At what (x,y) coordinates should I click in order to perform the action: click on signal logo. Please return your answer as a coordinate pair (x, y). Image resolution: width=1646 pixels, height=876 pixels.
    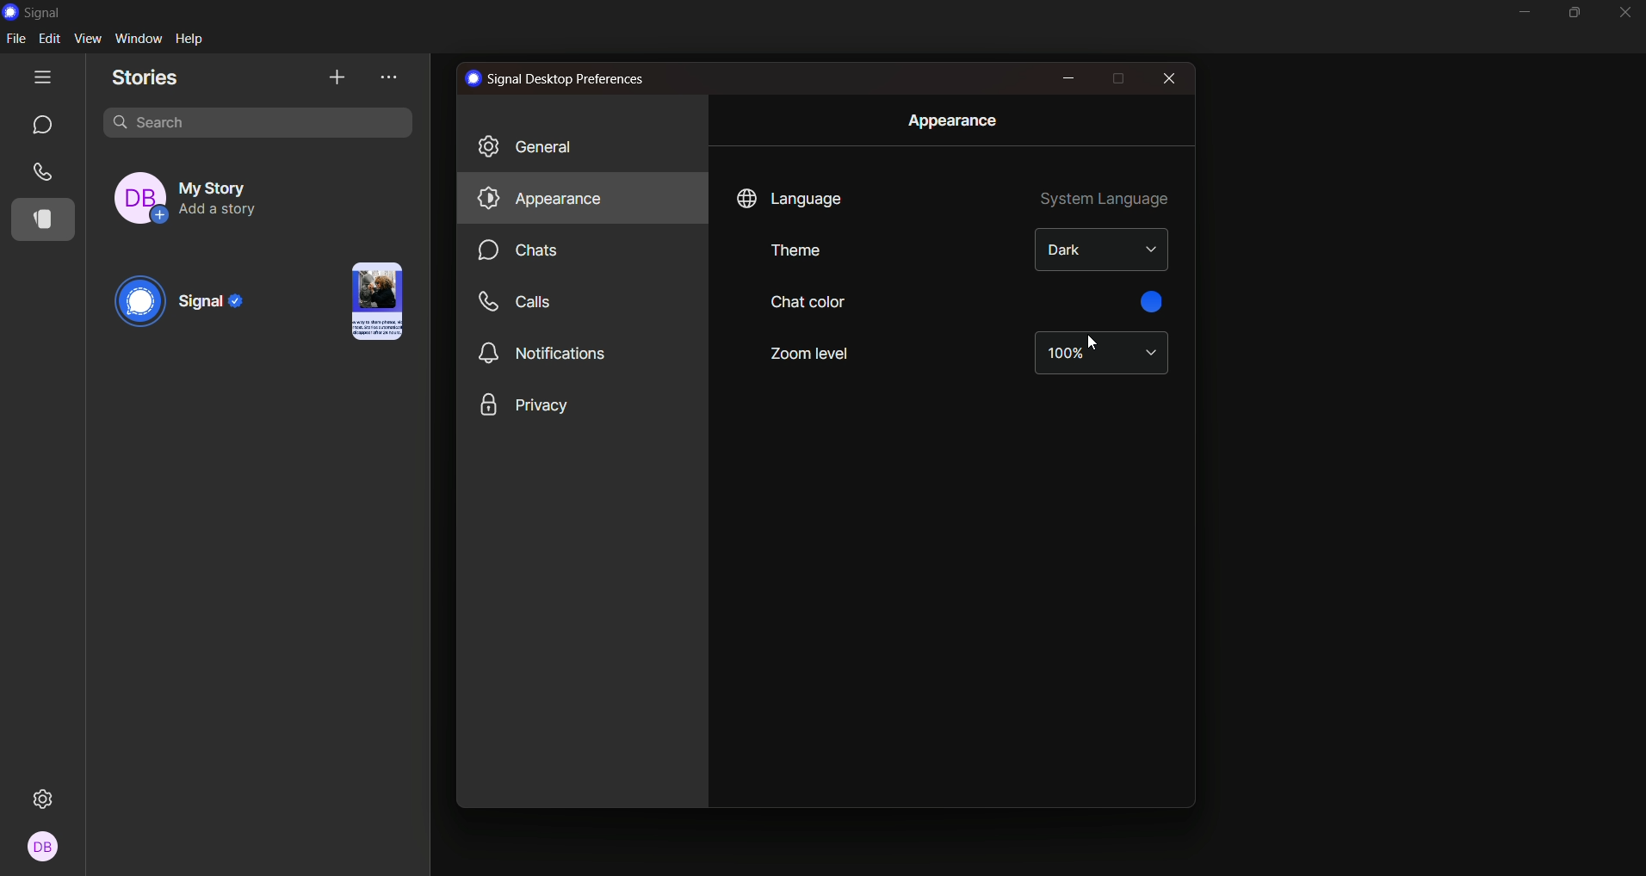
    Looking at the image, I should click on (40, 12).